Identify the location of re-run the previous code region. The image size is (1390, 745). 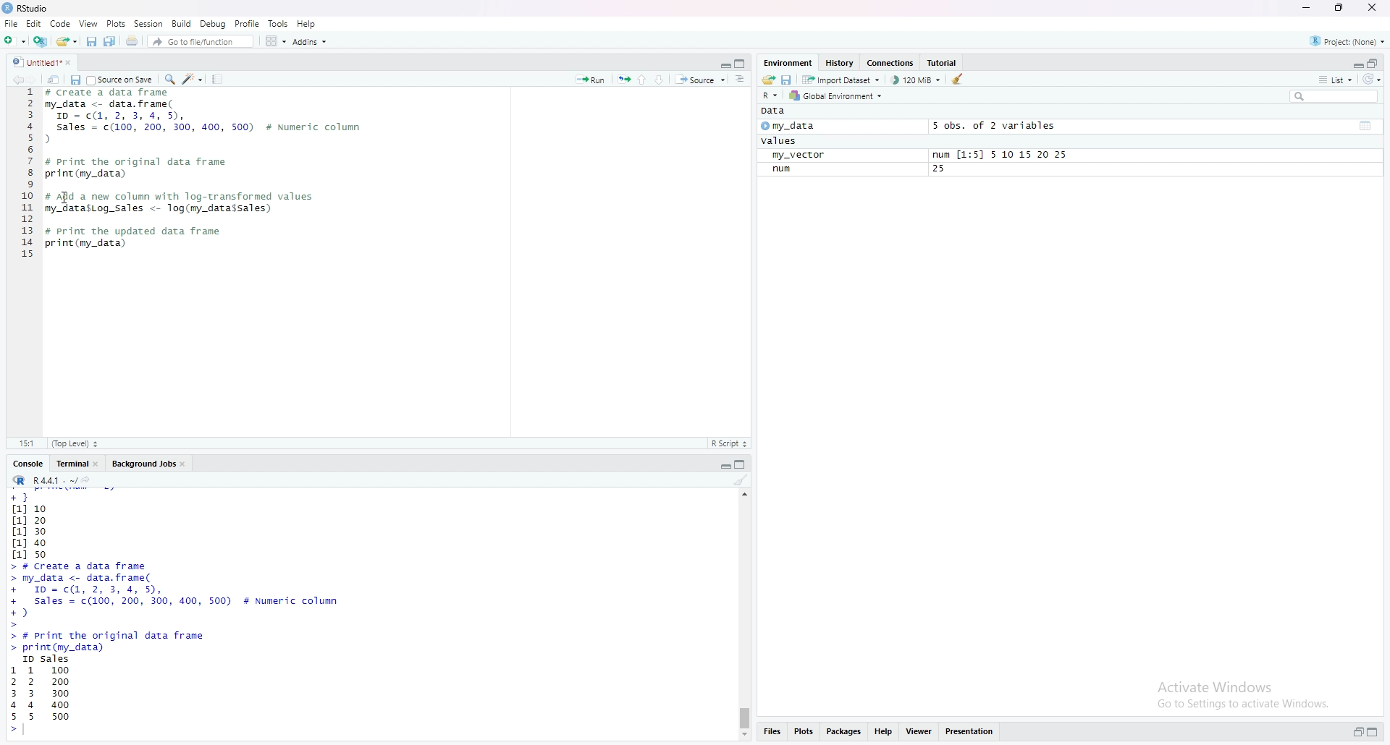
(623, 80).